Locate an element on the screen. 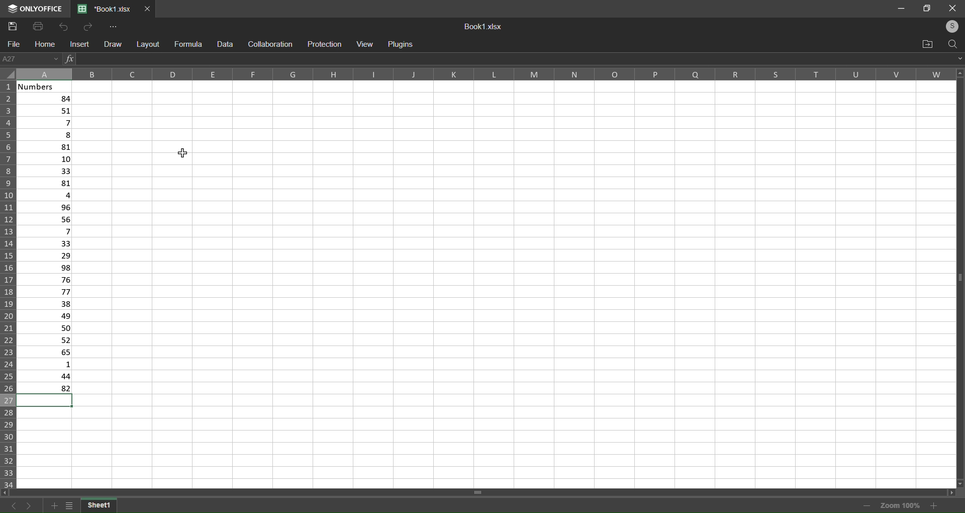  search is located at coordinates (951, 44).